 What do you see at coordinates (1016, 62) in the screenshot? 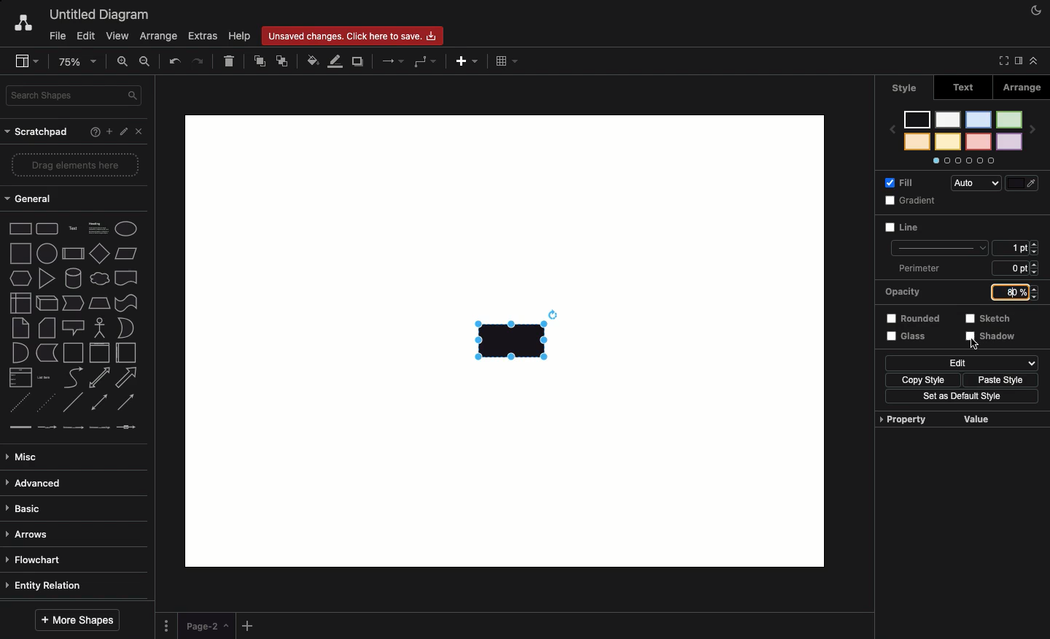
I see `Sidebar` at bounding box center [1016, 62].